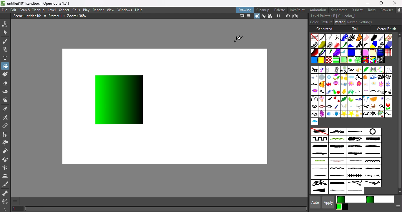 Image resolution: width=402 pixels, height=212 pixels. Describe the element at coordinates (355, 184) in the screenshot. I see `teadrop_flowers1` at that location.